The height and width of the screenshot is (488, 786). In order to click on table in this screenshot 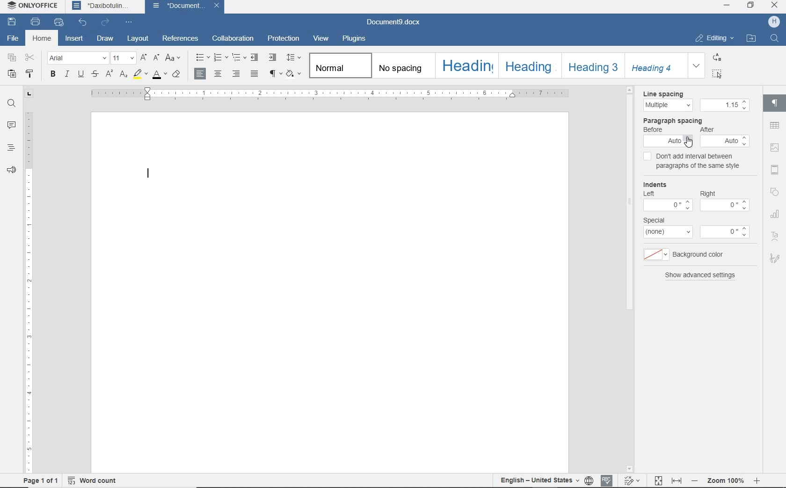, I will do `click(775, 126)`.